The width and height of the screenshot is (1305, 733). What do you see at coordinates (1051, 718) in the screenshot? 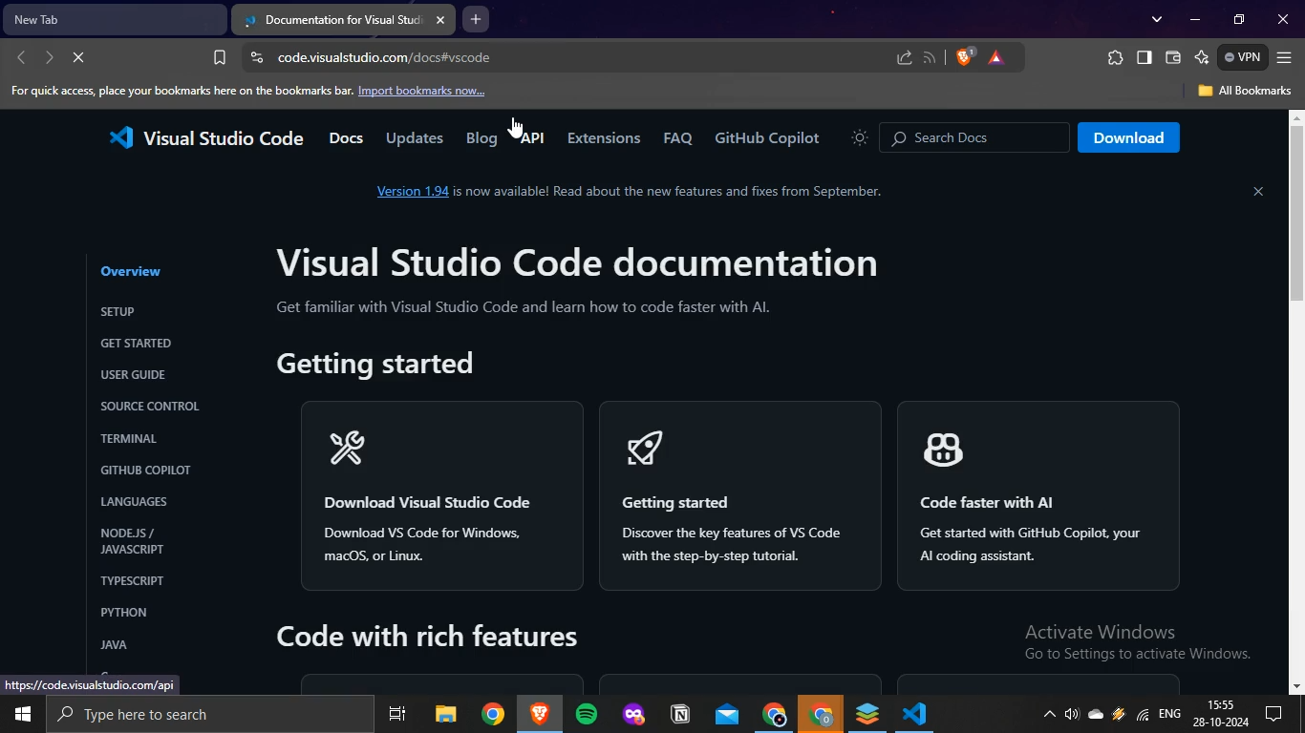
I see `show hidden icons` at bounding box center [1051, 718].